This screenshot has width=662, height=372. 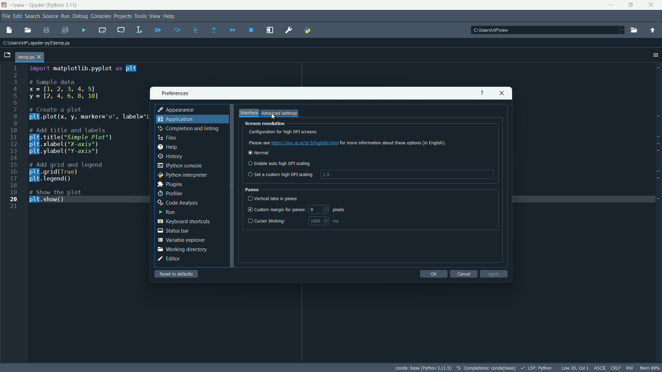 What do you see at coordinates (280, 114) in the screenshot?
I see `advance settings` at bounding box center [280, 114].